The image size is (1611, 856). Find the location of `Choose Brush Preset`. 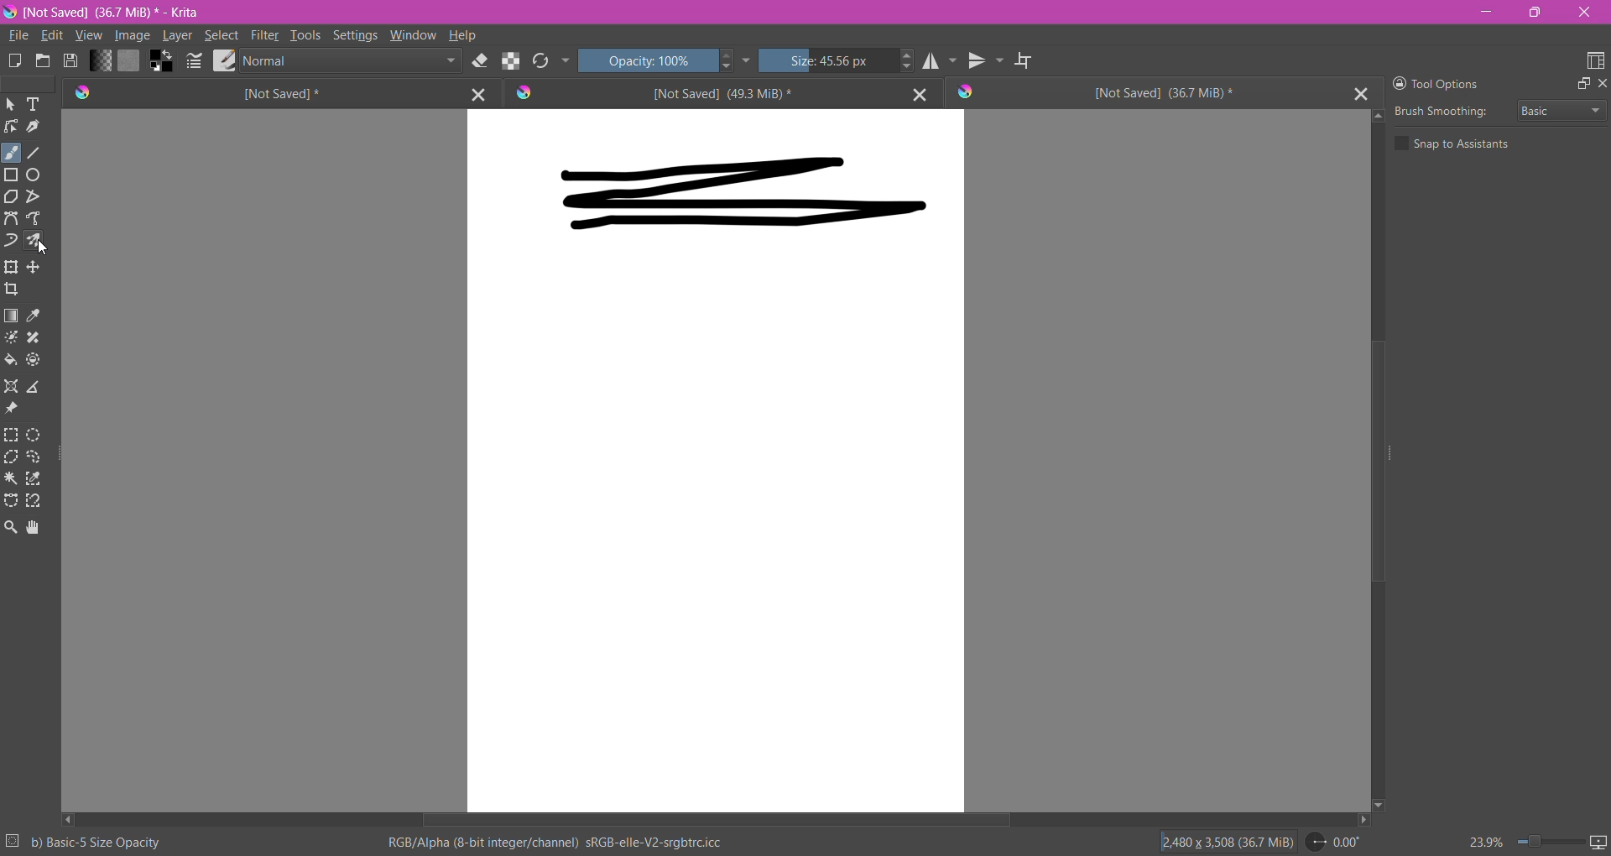

Choose Brush Preset is located at coordinates (223, 60).